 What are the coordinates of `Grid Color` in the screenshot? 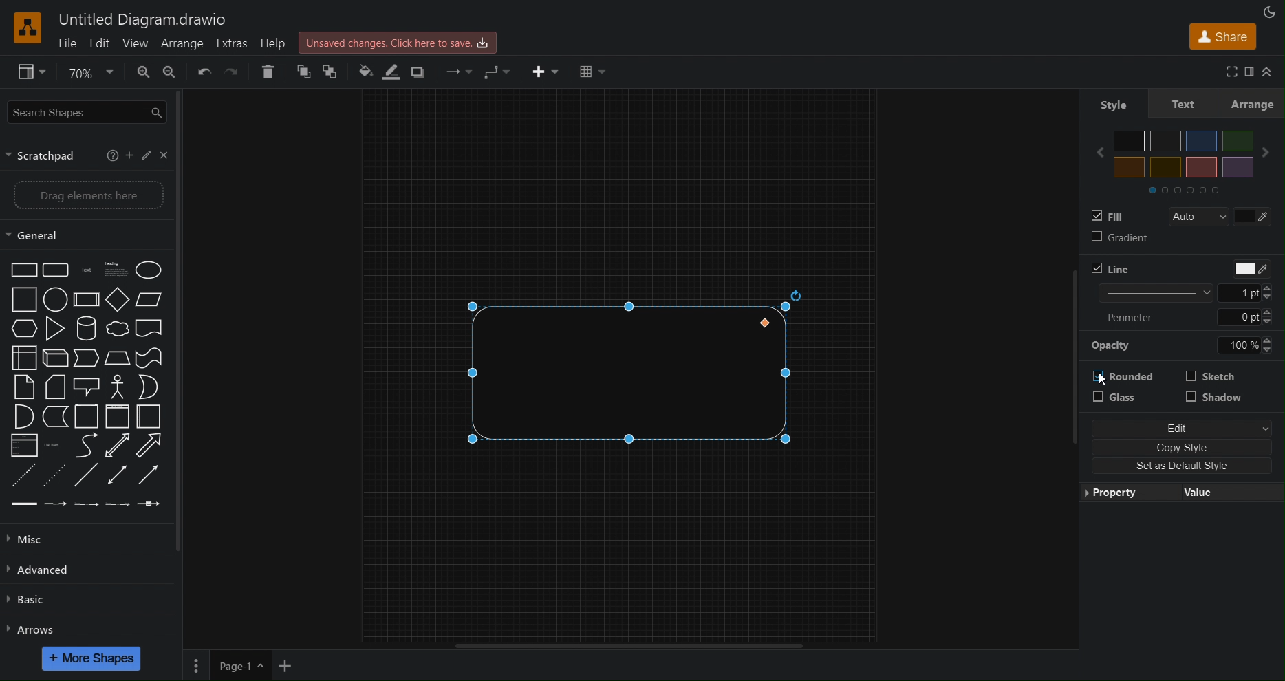 It's located at (1259, 217).